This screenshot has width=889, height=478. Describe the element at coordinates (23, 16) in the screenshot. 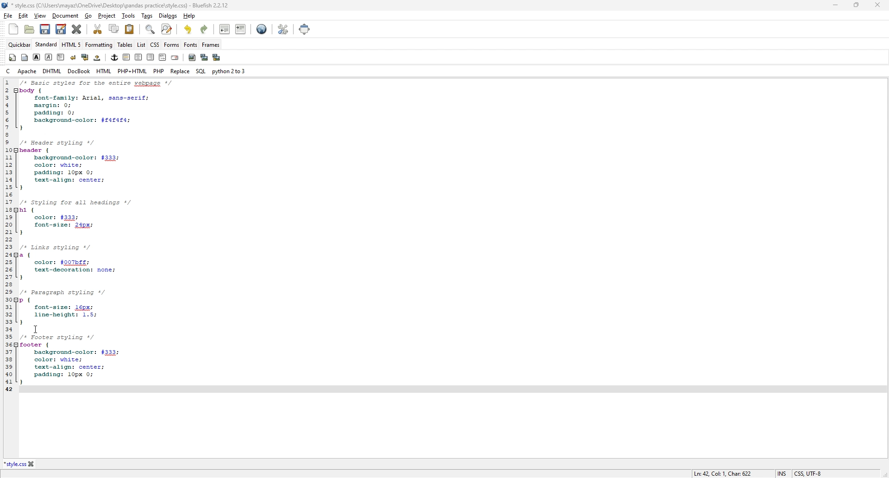

I see `edit` at that location.